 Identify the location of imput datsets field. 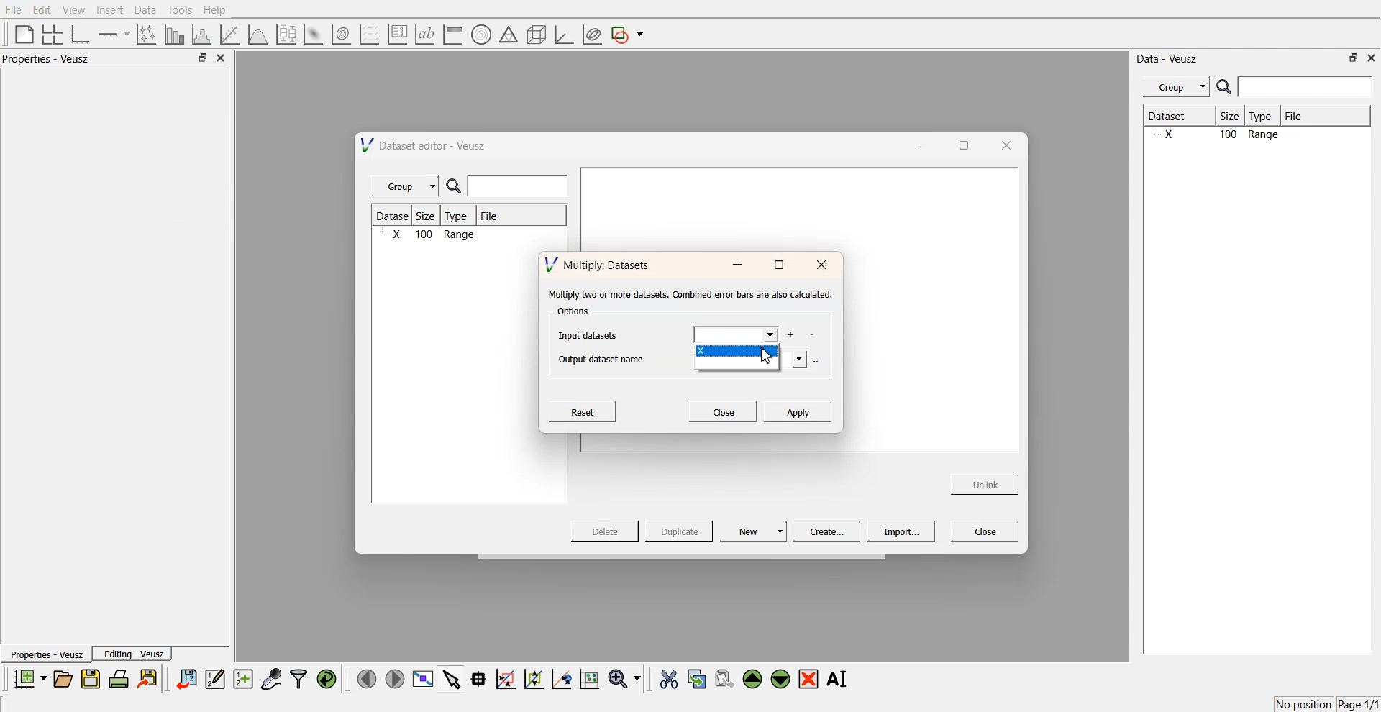
(735, 334).